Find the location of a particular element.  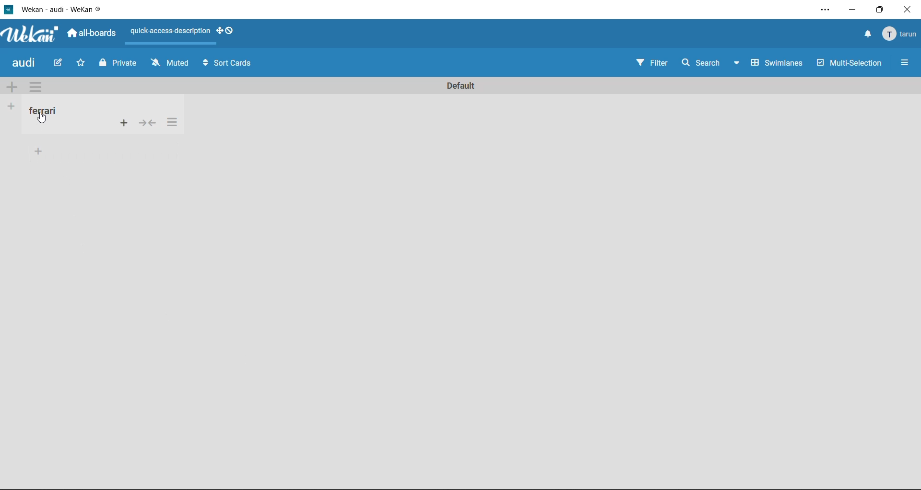

Filter is located at coordinates (649, 63).